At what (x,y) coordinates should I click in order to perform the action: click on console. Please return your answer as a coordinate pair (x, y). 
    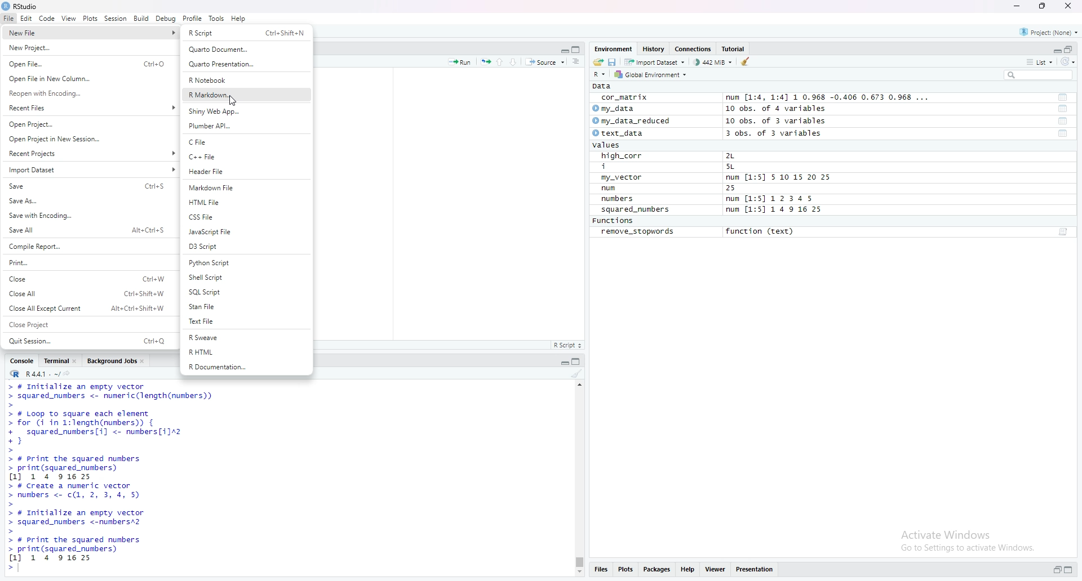
    Looking at the image, I should click on (20, 362).